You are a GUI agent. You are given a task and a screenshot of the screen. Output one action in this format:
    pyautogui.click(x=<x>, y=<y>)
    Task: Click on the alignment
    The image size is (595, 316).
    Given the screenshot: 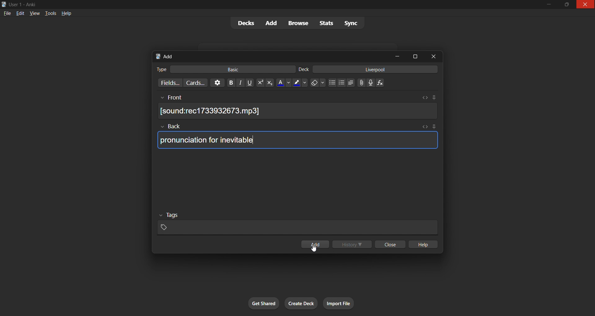 What is the action you would take?
    pyautogui.click(x=351, y=82)
    